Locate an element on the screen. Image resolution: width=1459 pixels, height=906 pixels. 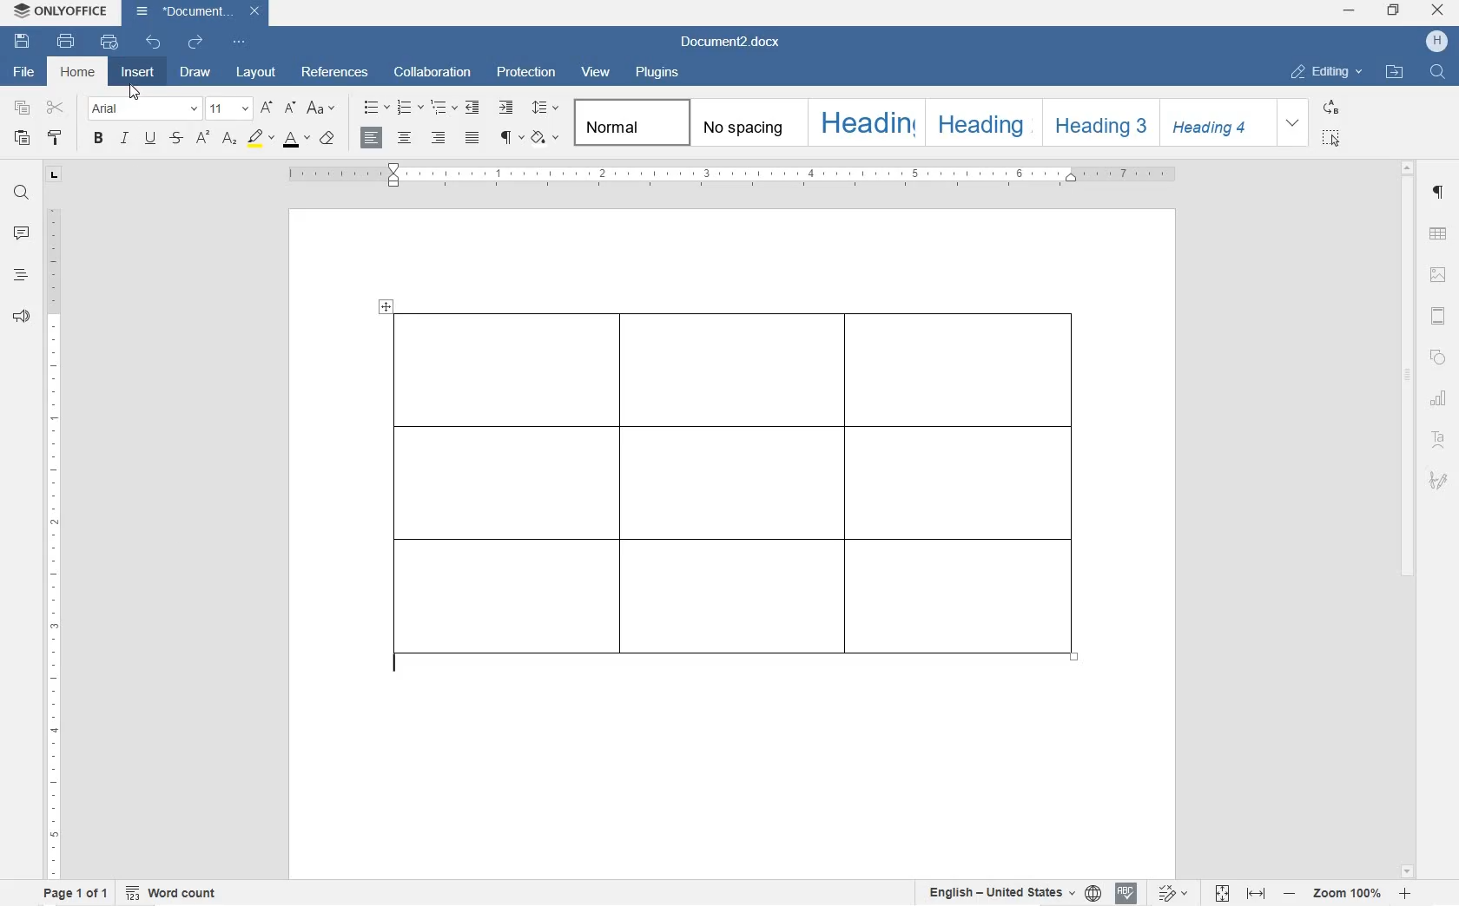
EDITING is located at coordinates (1327, 71).